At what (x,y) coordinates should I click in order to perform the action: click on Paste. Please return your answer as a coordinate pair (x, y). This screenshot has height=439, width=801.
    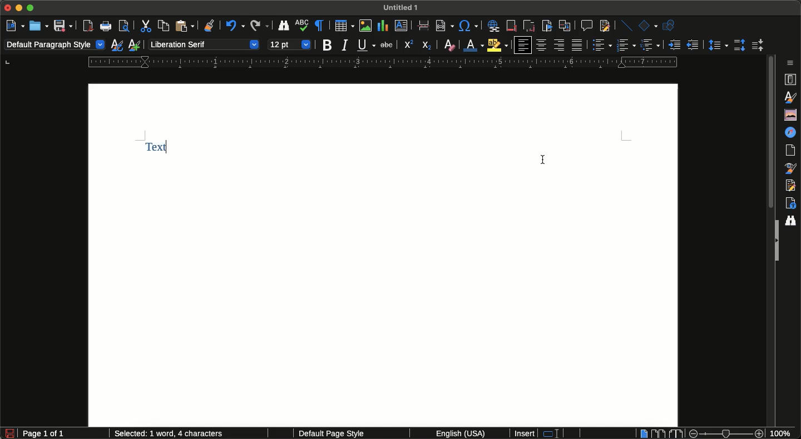
    Looking at the image, I should click on (184, 26).